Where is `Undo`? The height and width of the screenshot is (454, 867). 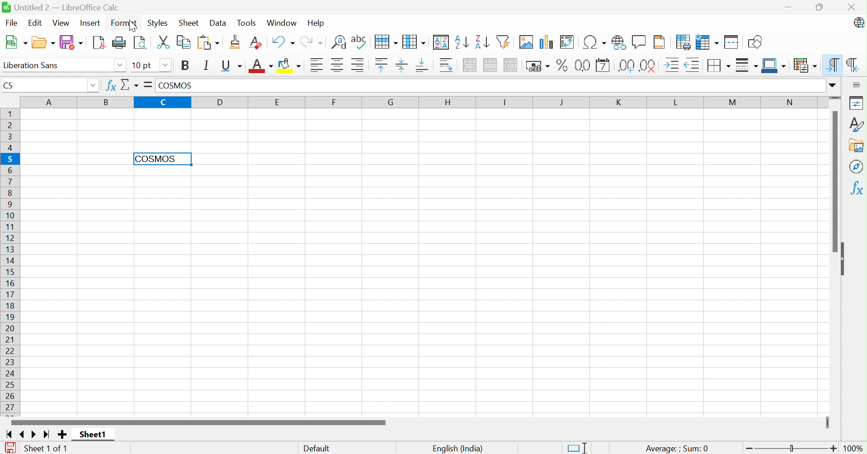 Undo is located at coordinates (284, 42).